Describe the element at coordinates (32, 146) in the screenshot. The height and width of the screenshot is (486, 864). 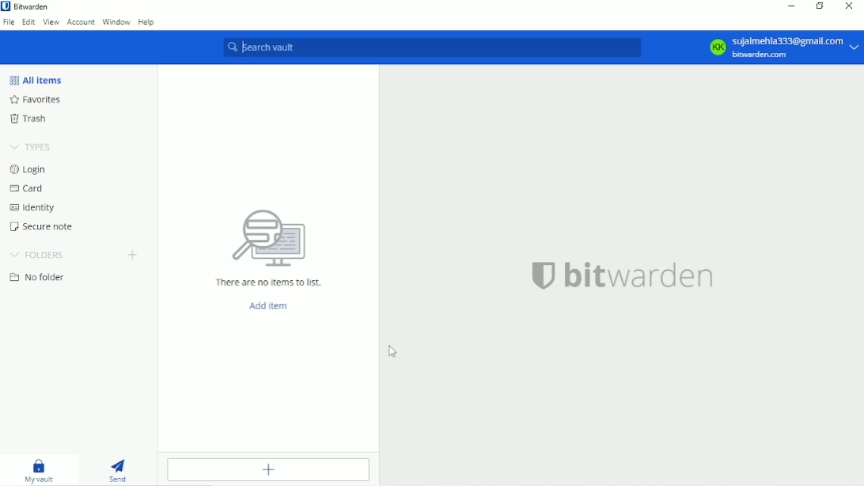
I see `Types` at that location.